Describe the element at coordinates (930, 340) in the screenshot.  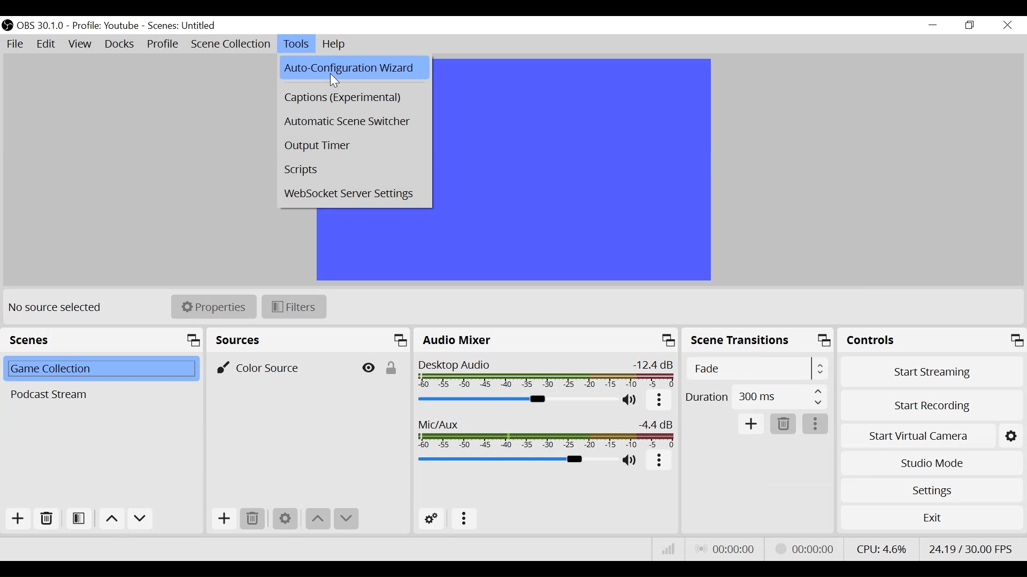
I see `Controls` at that location.